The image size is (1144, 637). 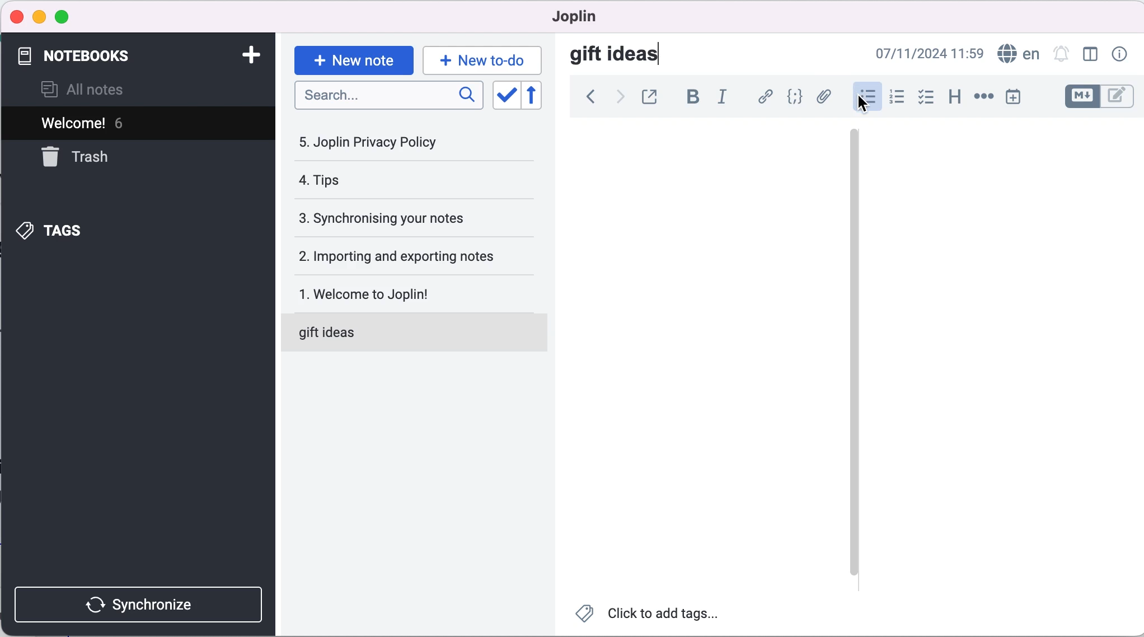 What do you see at coordinates (1090, 55) in the screenshot?
I see `toggle editor layout` at bounding box center [1090, 55].